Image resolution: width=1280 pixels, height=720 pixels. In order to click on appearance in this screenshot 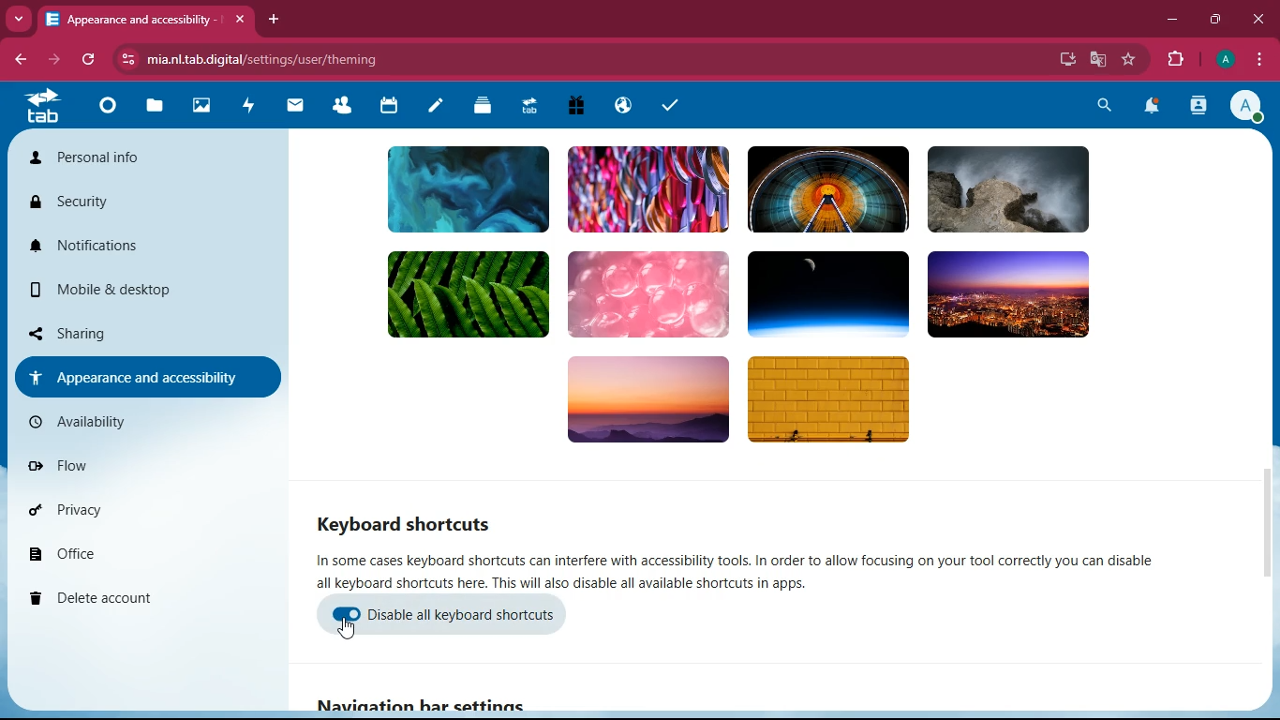, I will do `click(141, 378)`.